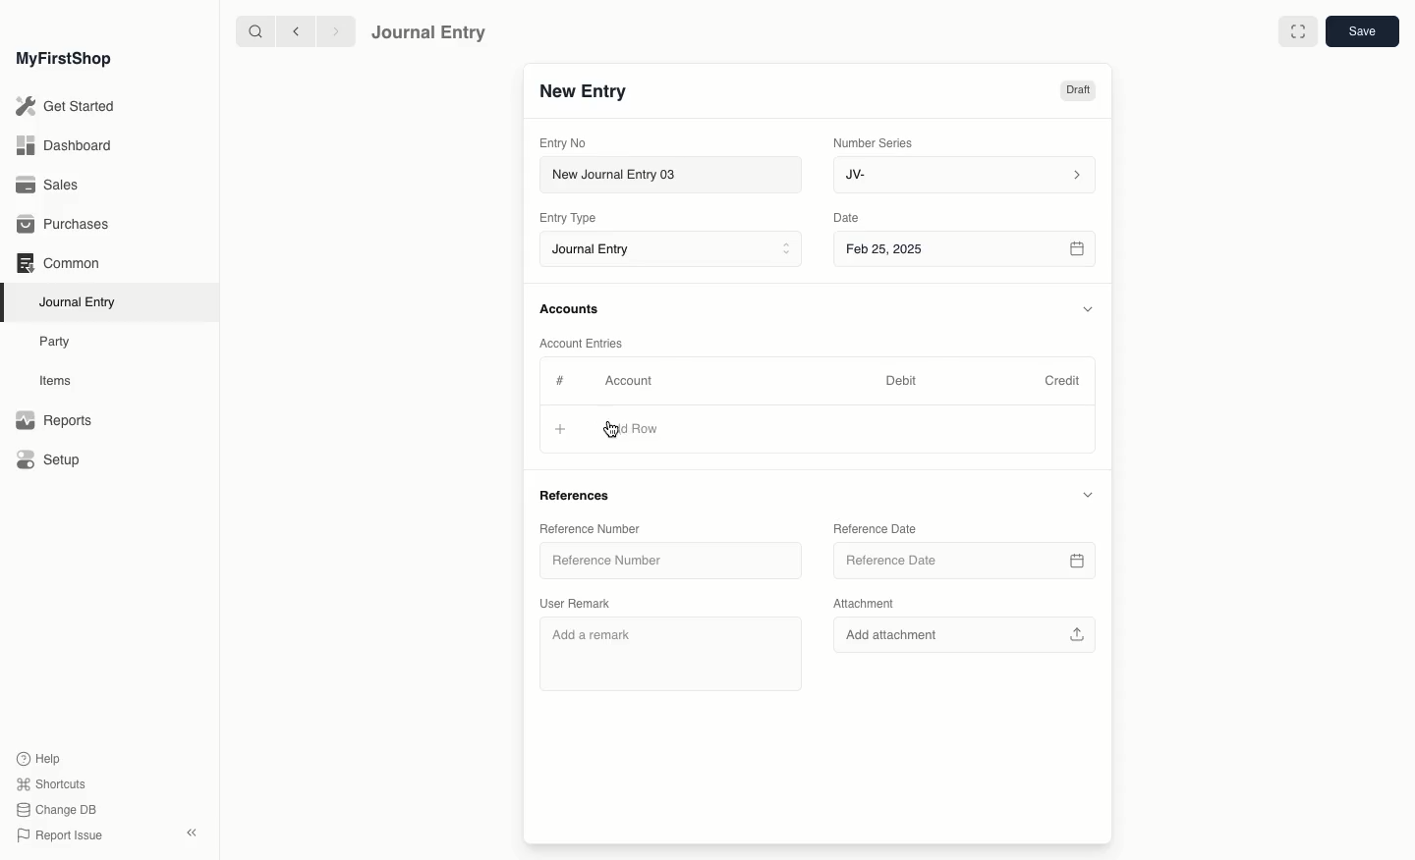 The height and width of the screenshot is (860, 1415). I want to click on Entry No, so click(564, 142).